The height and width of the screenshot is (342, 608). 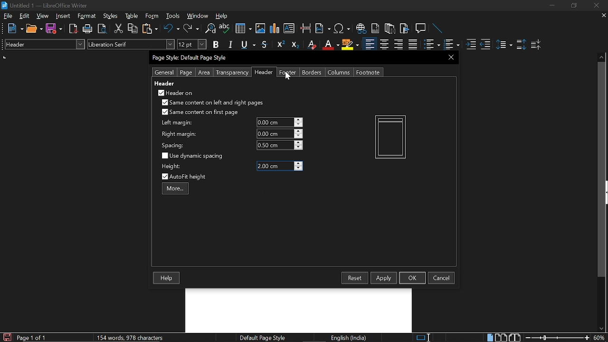 What do you see at coordinates (485, 44) in the screenshot?
I see `Decrease indent` at bounding box center [485, 44].